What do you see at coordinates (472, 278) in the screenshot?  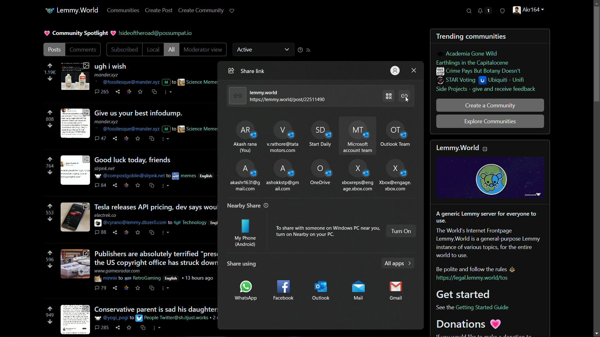 I see `https://legal.lemmy.world/tos` at bounding box center [472, 278].